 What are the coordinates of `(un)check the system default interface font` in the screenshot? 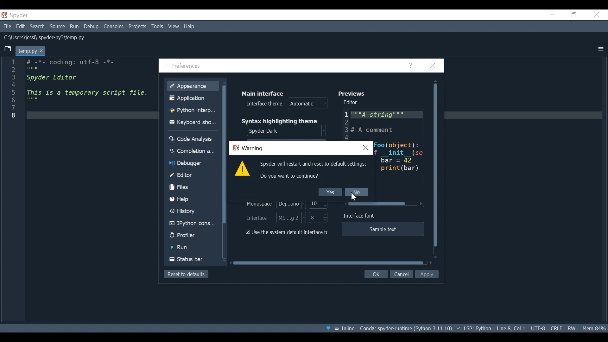 It's located at (288, 232).